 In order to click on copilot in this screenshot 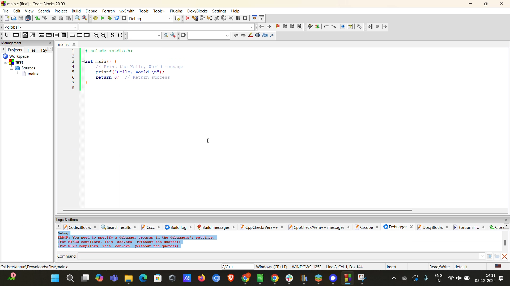, I will do `click(100, 278)`.